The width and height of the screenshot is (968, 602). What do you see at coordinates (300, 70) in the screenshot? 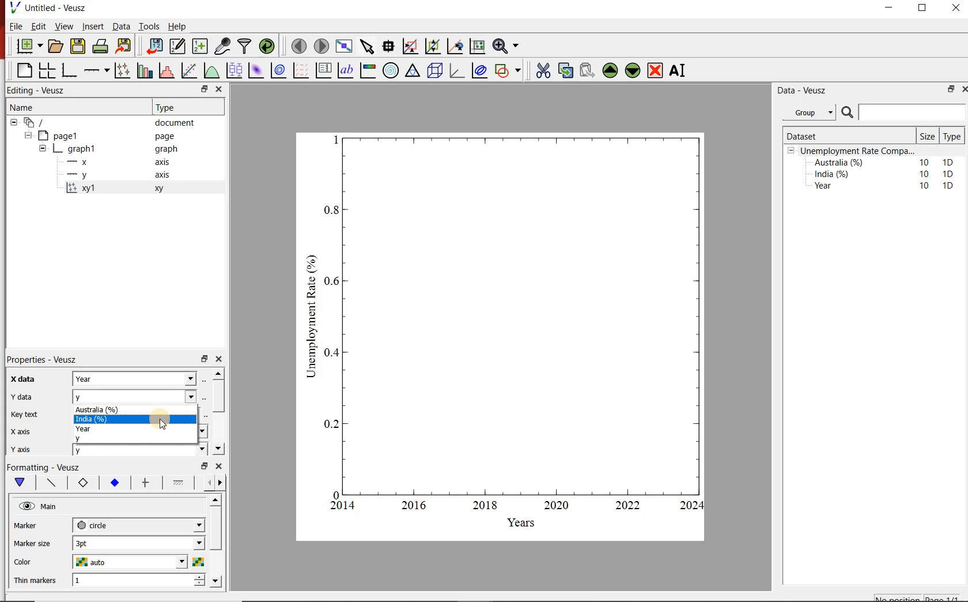
I see `plot vector field` at bounding box center [300, 70].